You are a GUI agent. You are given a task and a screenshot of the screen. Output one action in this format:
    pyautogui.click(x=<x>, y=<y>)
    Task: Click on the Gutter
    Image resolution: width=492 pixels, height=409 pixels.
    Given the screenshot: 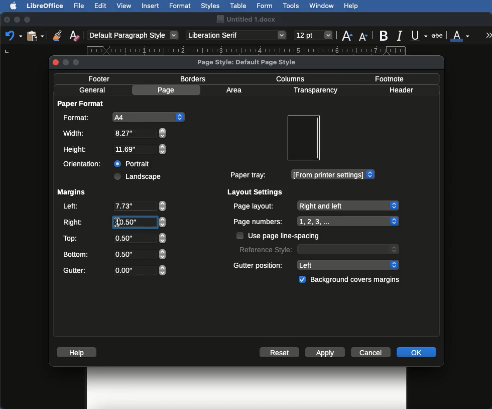 What is the action you would take?
    pyautogui.click(x=114, y=271)
    